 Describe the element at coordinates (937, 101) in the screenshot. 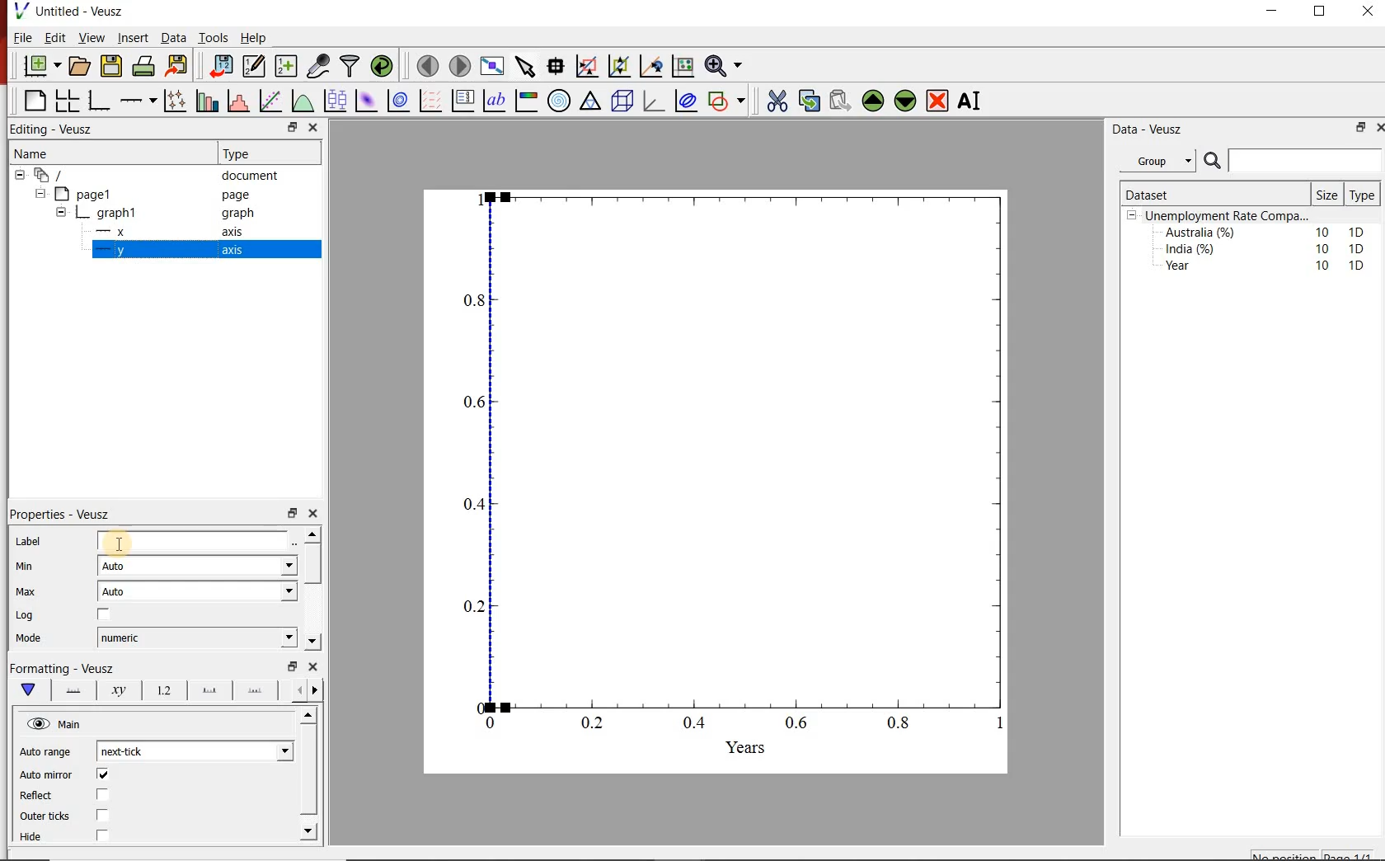

I see `remove the widgets` at that location.